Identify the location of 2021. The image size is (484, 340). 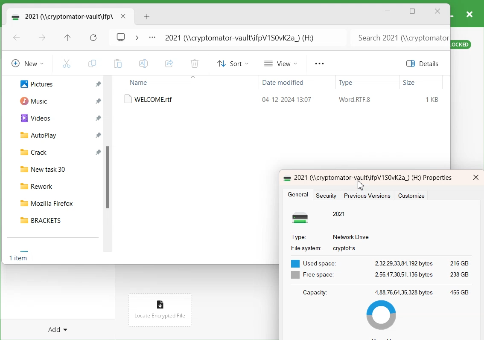
(339, 213).